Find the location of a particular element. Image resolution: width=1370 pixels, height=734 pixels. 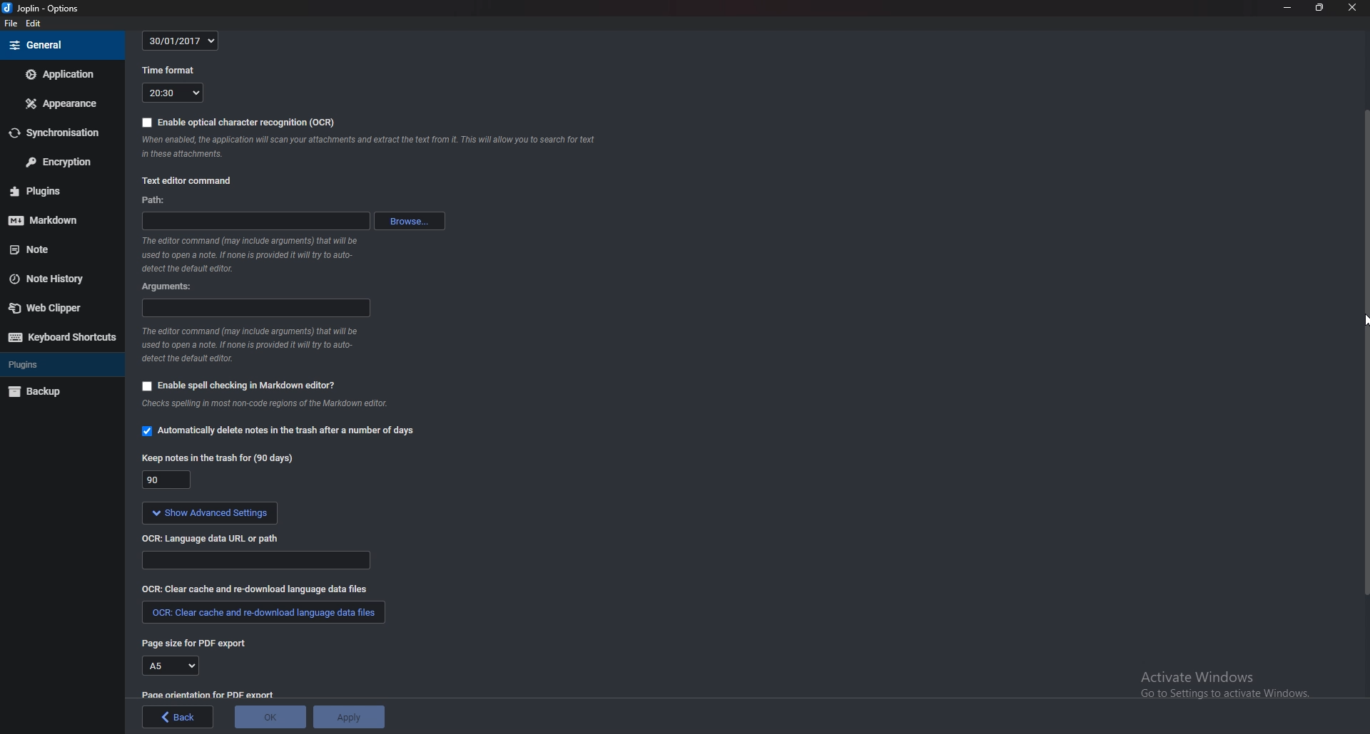

Back is located at coordinates (178, 717).